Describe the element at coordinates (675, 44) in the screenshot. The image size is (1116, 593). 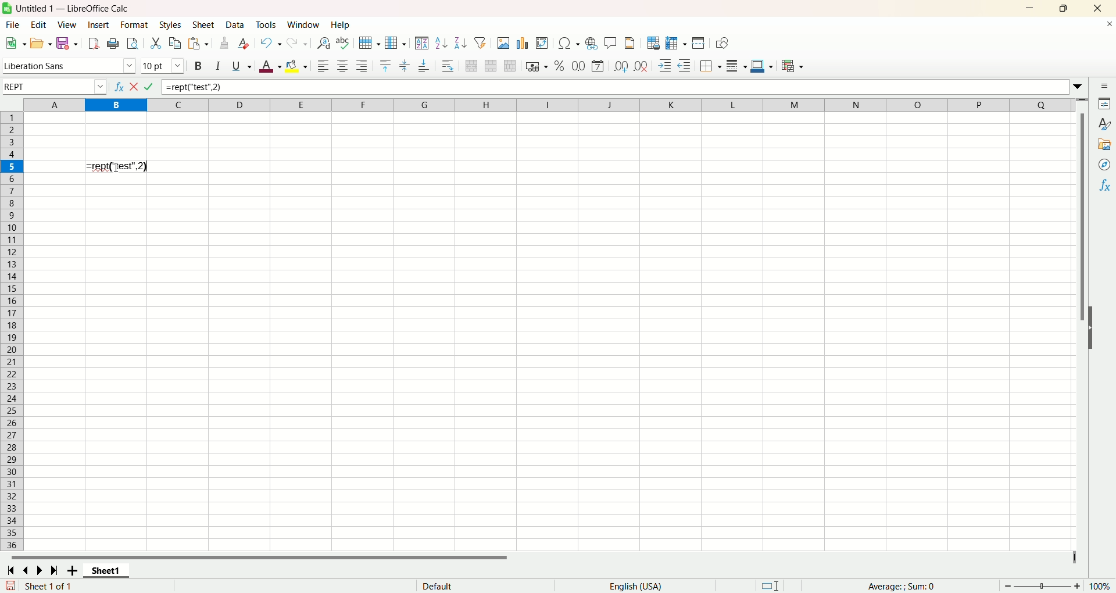
I see `freeze rows and column` at that location.